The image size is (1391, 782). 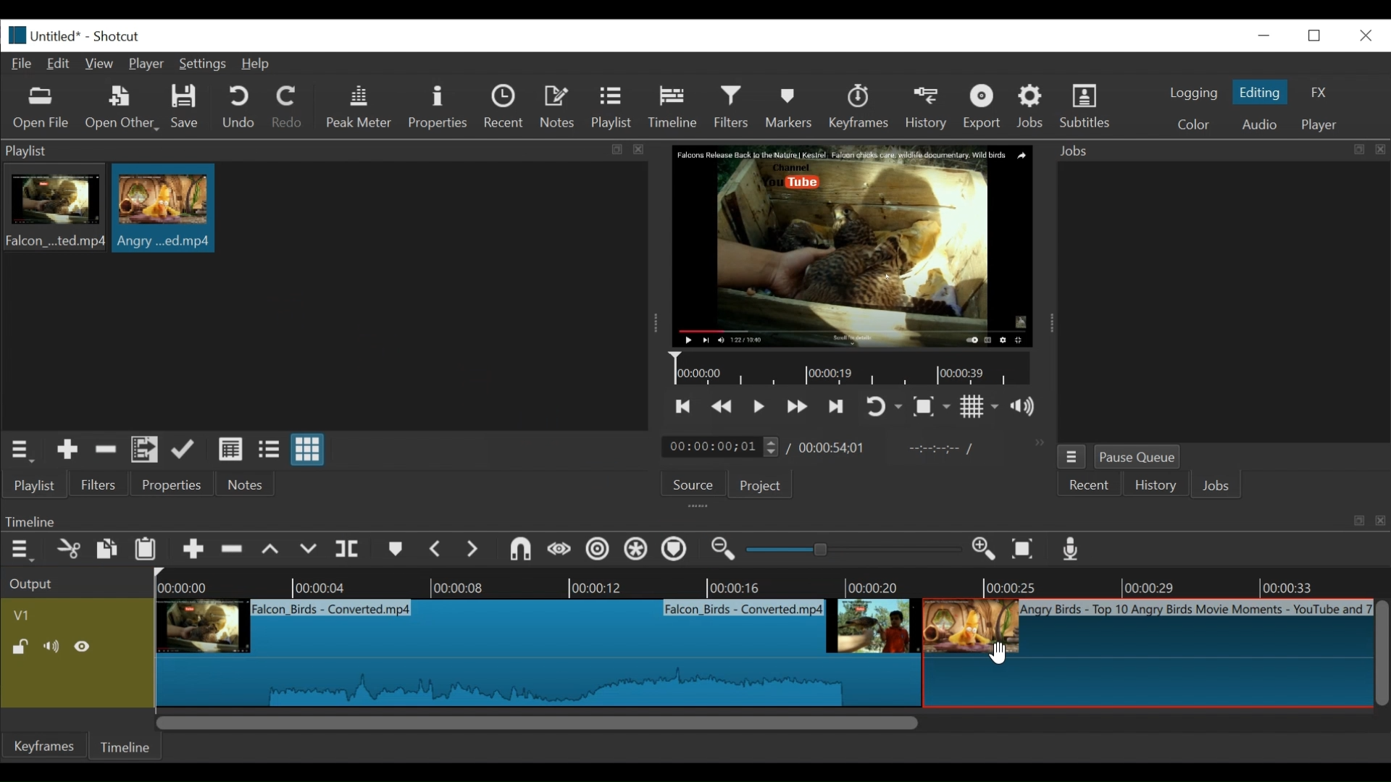 What do you see at coordinates (99, 485) in the screenshot?
I see `Filters` at bounding box center [99, 485].